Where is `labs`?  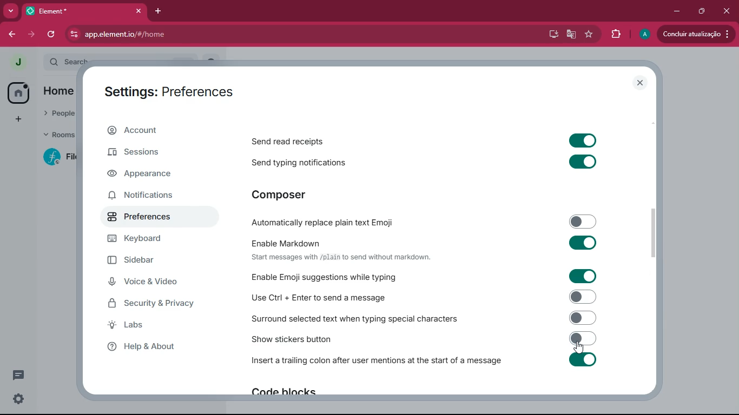
labs is located at coordinates (150, 326).